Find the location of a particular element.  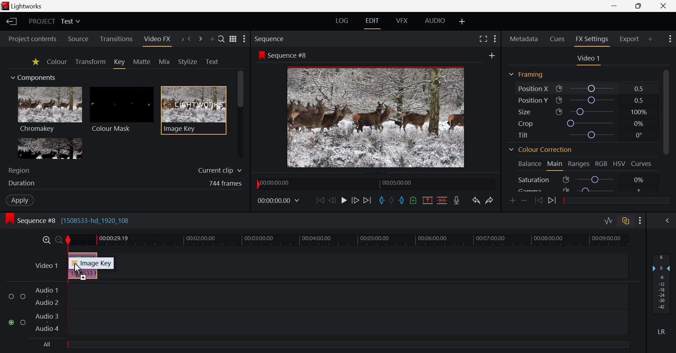

icon is located at coordinates (565, 190).